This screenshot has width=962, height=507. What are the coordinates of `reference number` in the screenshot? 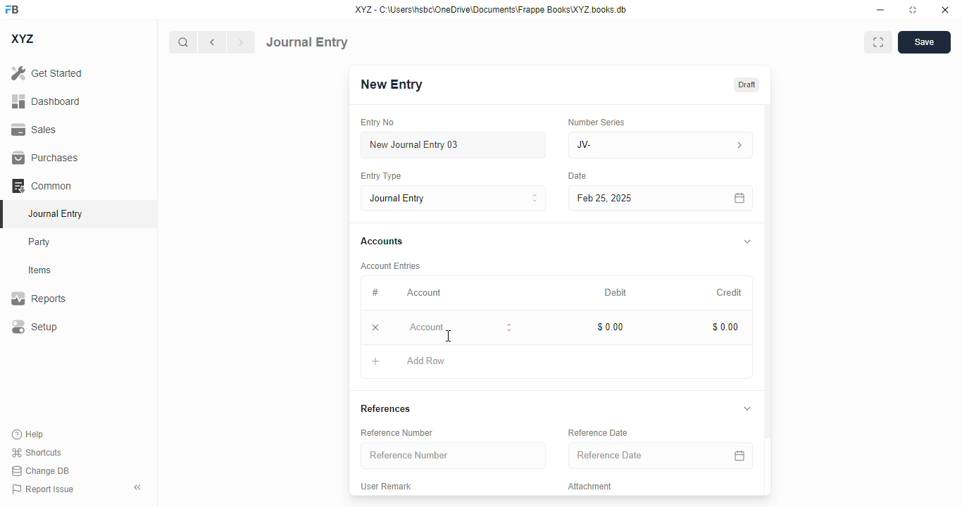 It's located at (396, 433).